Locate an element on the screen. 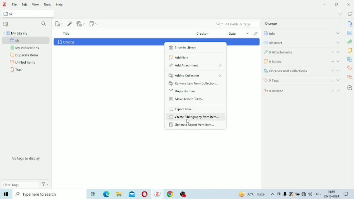  Restore down is located at coordinates (337, 5).